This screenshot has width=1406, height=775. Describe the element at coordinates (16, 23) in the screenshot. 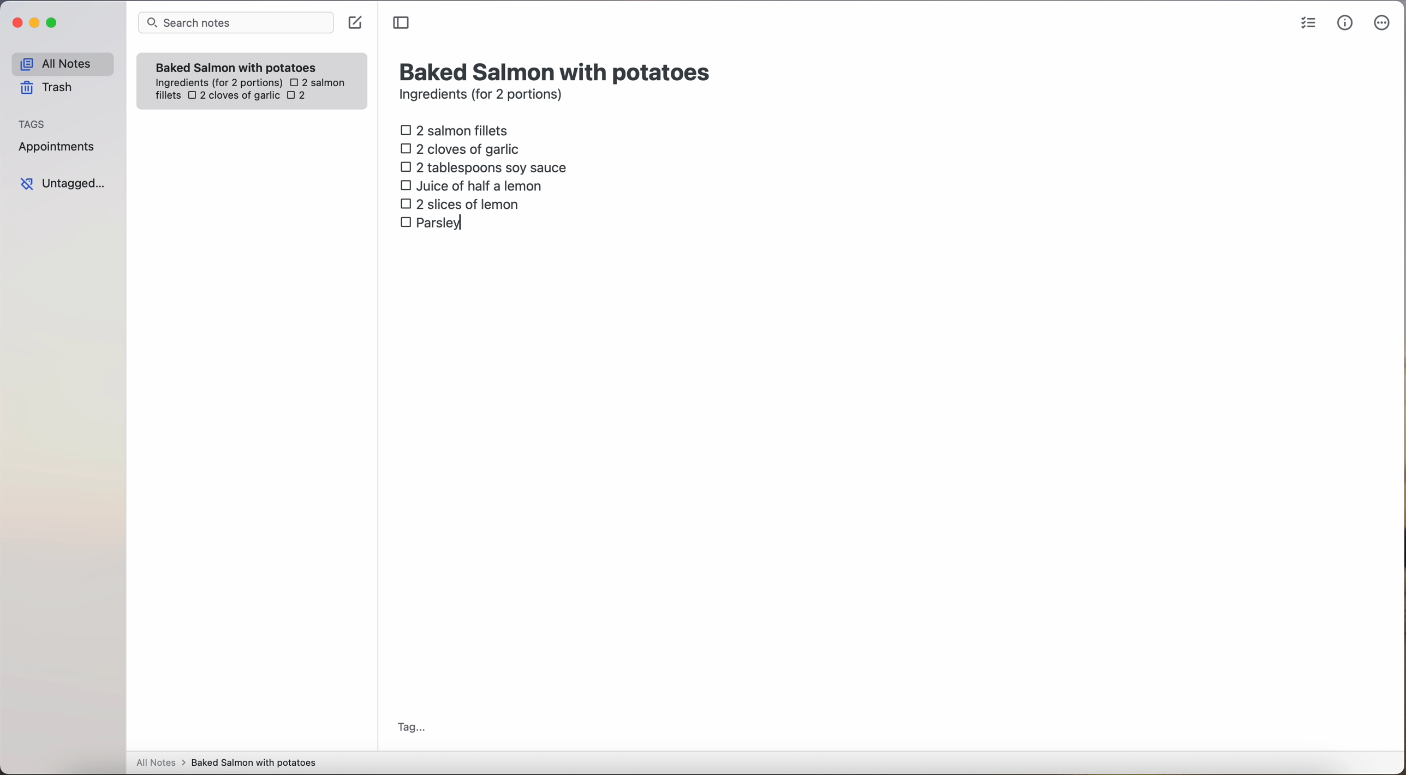

I see `close Simplenote` at that location.